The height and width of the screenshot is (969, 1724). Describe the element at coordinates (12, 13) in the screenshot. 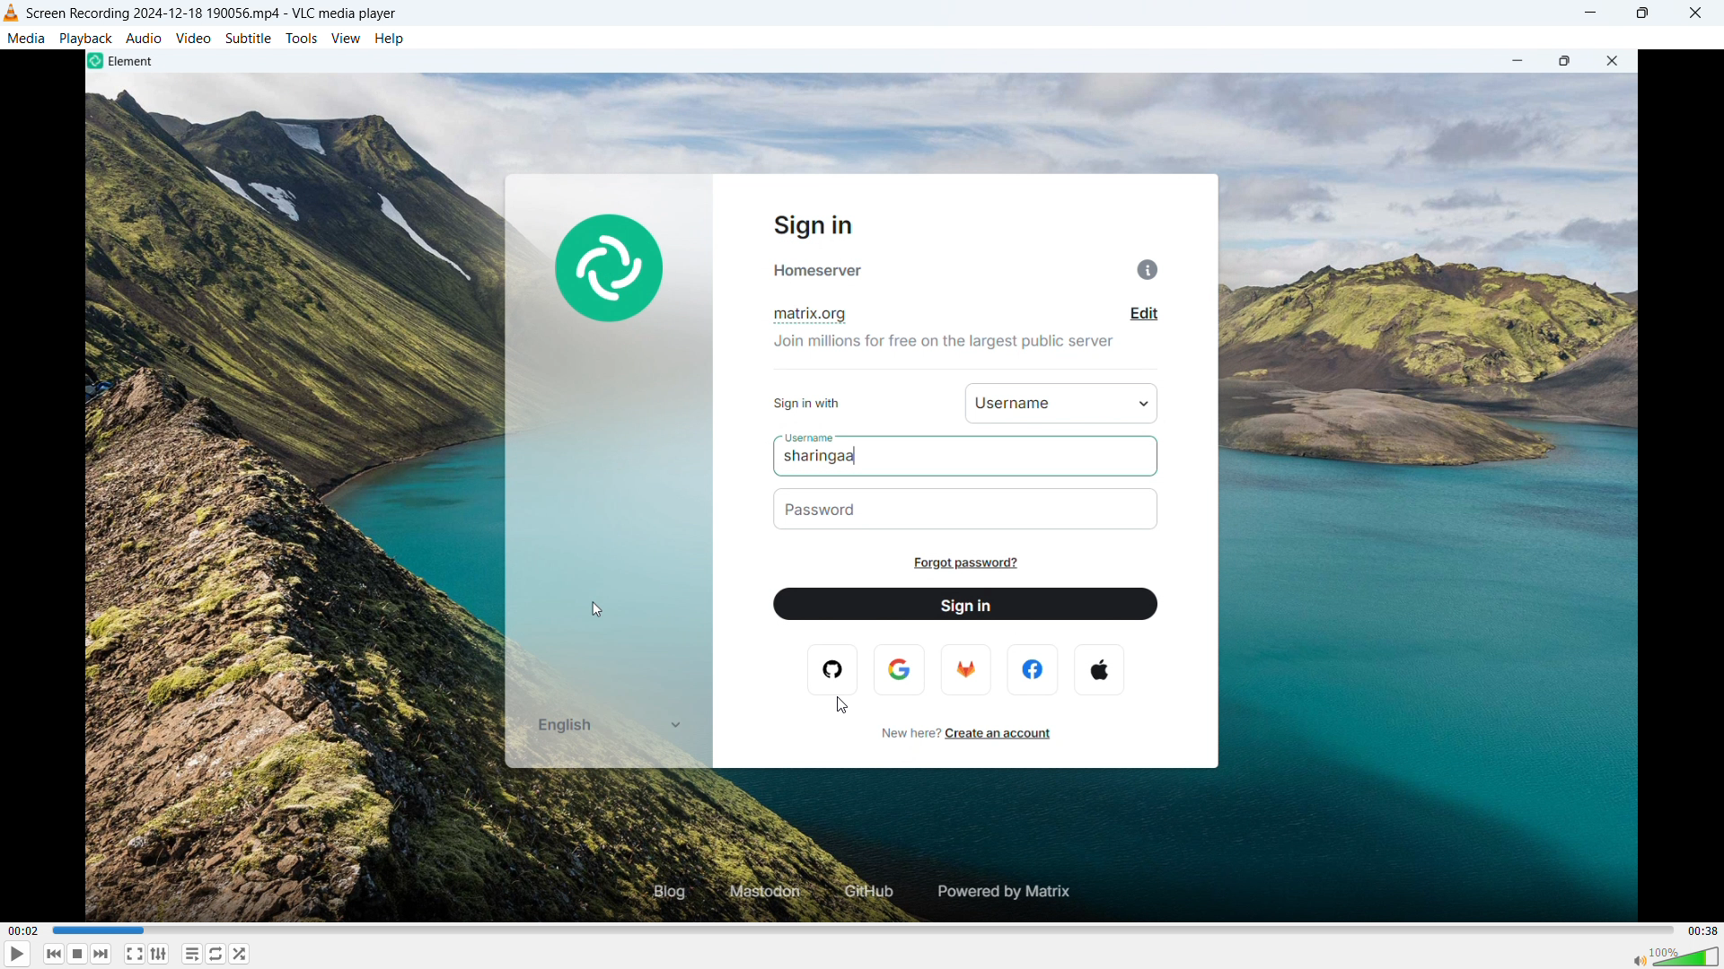

I see `logo` at that location.